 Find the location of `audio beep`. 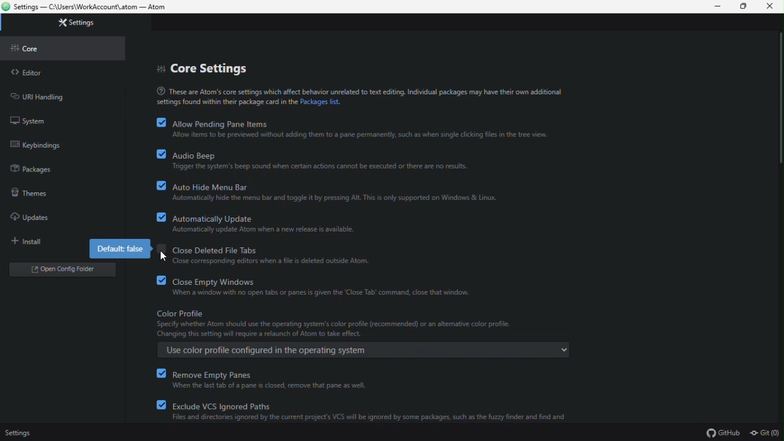

audio beep is located at coordinates (325, 160).